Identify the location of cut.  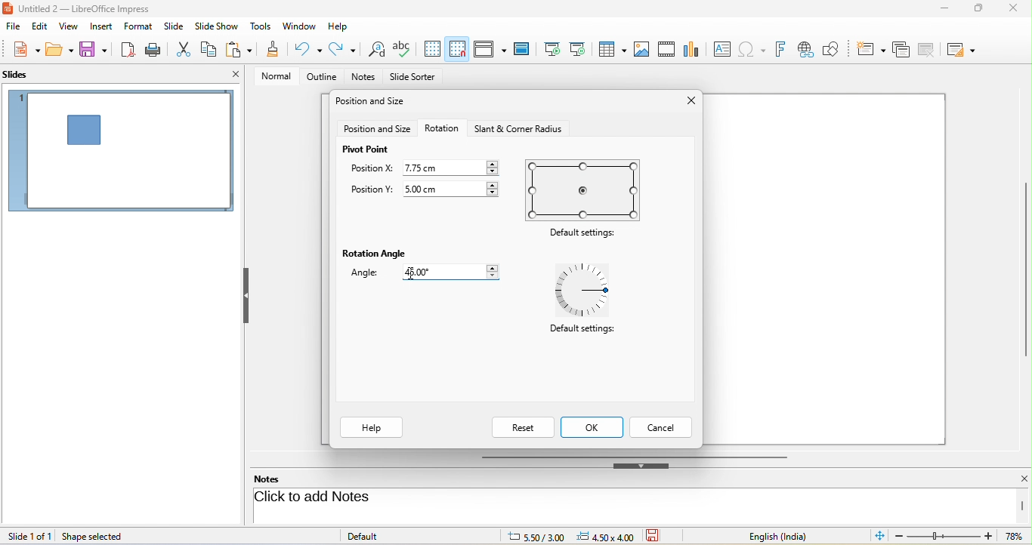
(185, 48).